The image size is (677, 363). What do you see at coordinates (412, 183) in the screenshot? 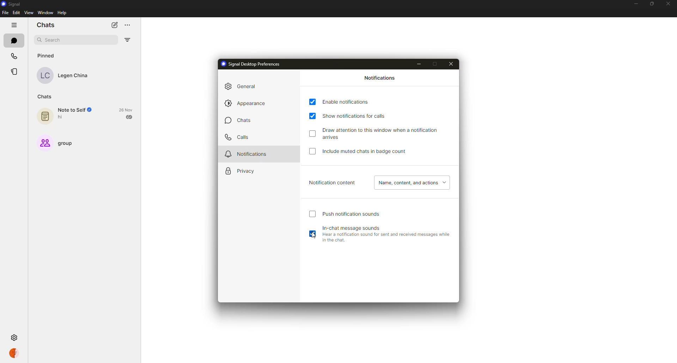
I see `name, content, actions` at bounding box center [412, 183].